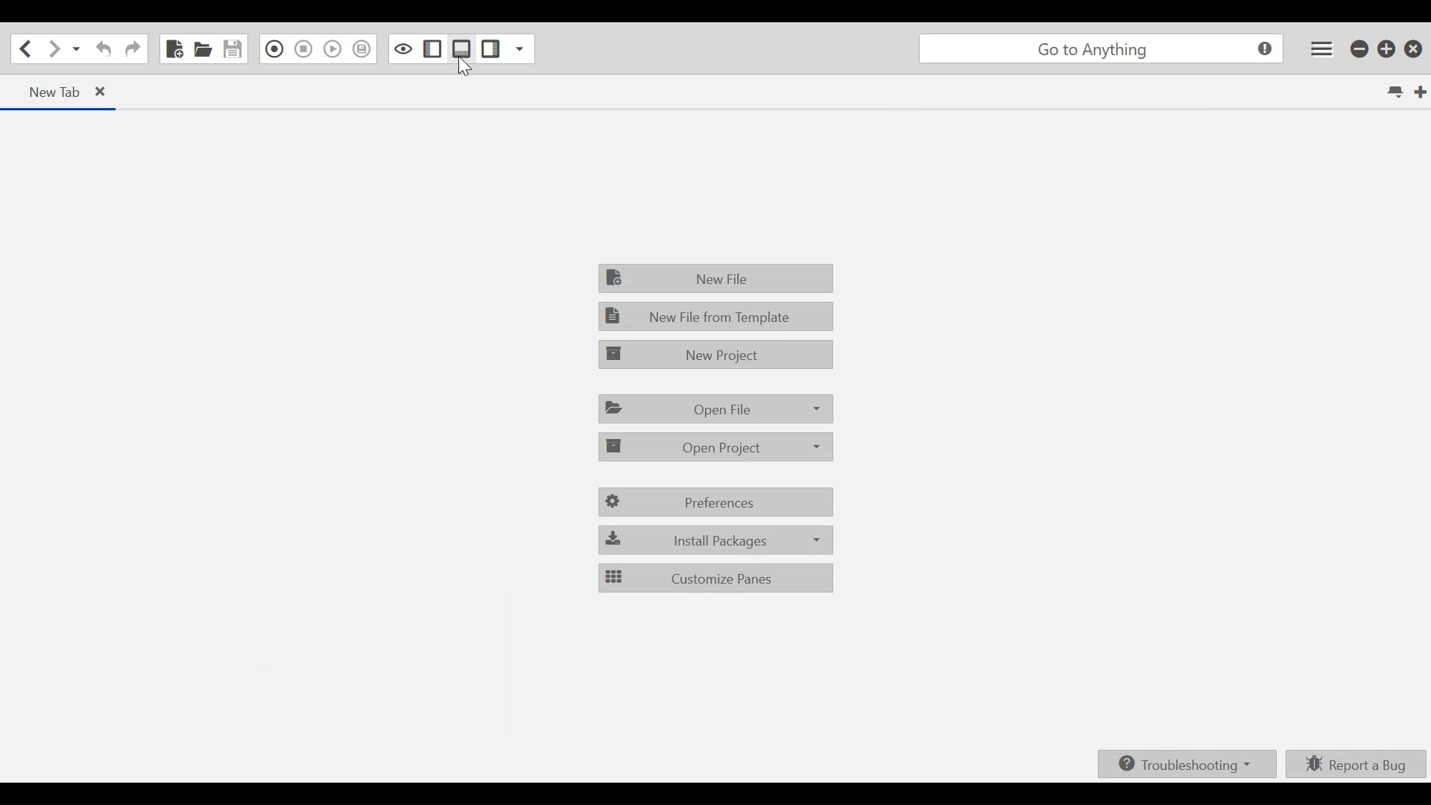 Image resolution: width=1431 pixels, height=805 pixels. Describe the element at coordinates (714, 502) in the screenshot. I see `Preferences` at that location.